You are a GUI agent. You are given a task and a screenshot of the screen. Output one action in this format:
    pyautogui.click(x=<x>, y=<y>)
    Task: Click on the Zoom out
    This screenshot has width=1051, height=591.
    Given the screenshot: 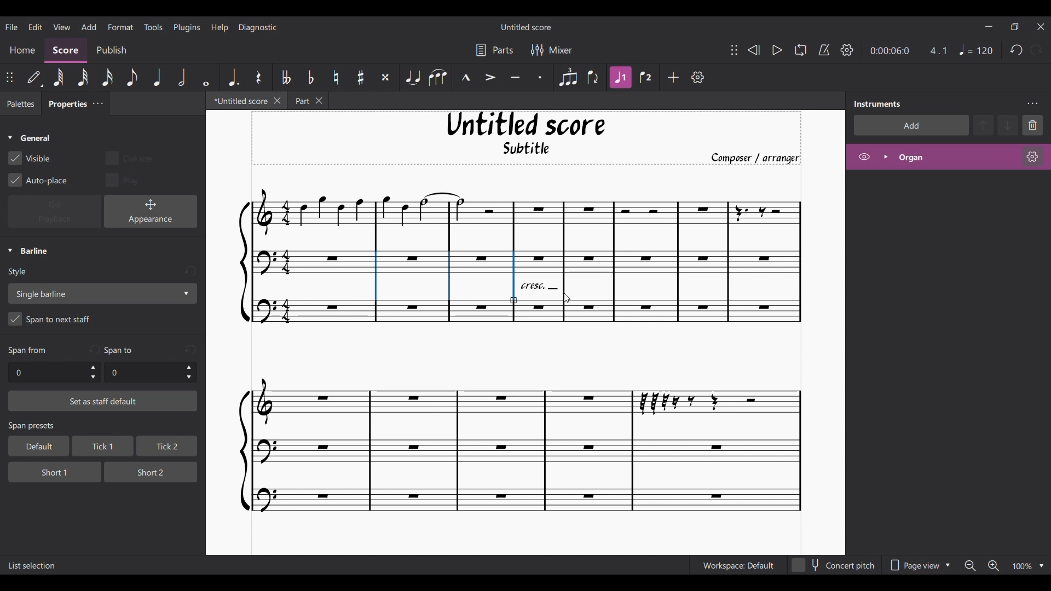 What is the action you would take?
    pyautogui.click(x=970, y=566)
    